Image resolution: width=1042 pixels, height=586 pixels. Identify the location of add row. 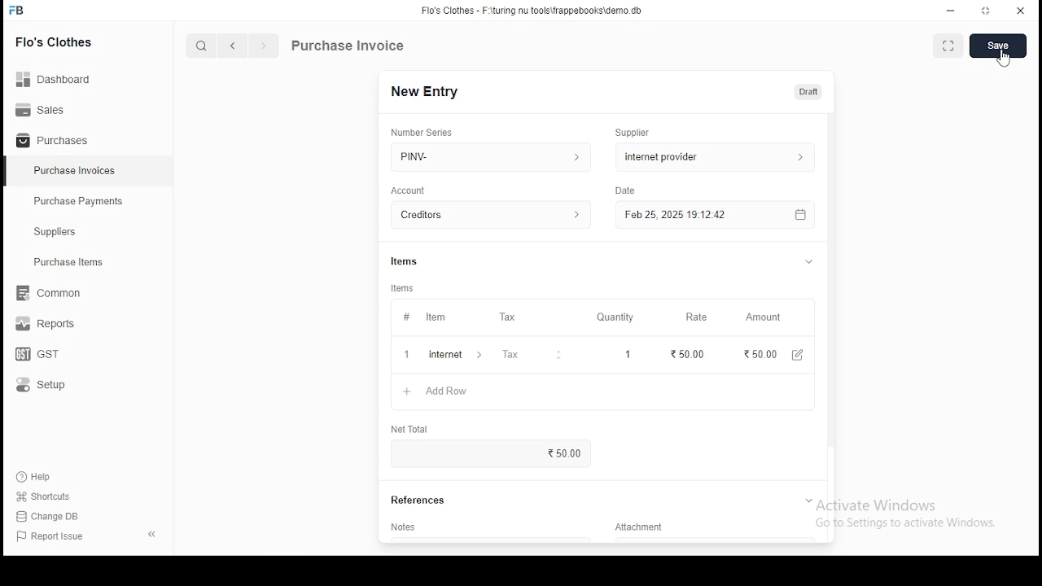
(449, 355).